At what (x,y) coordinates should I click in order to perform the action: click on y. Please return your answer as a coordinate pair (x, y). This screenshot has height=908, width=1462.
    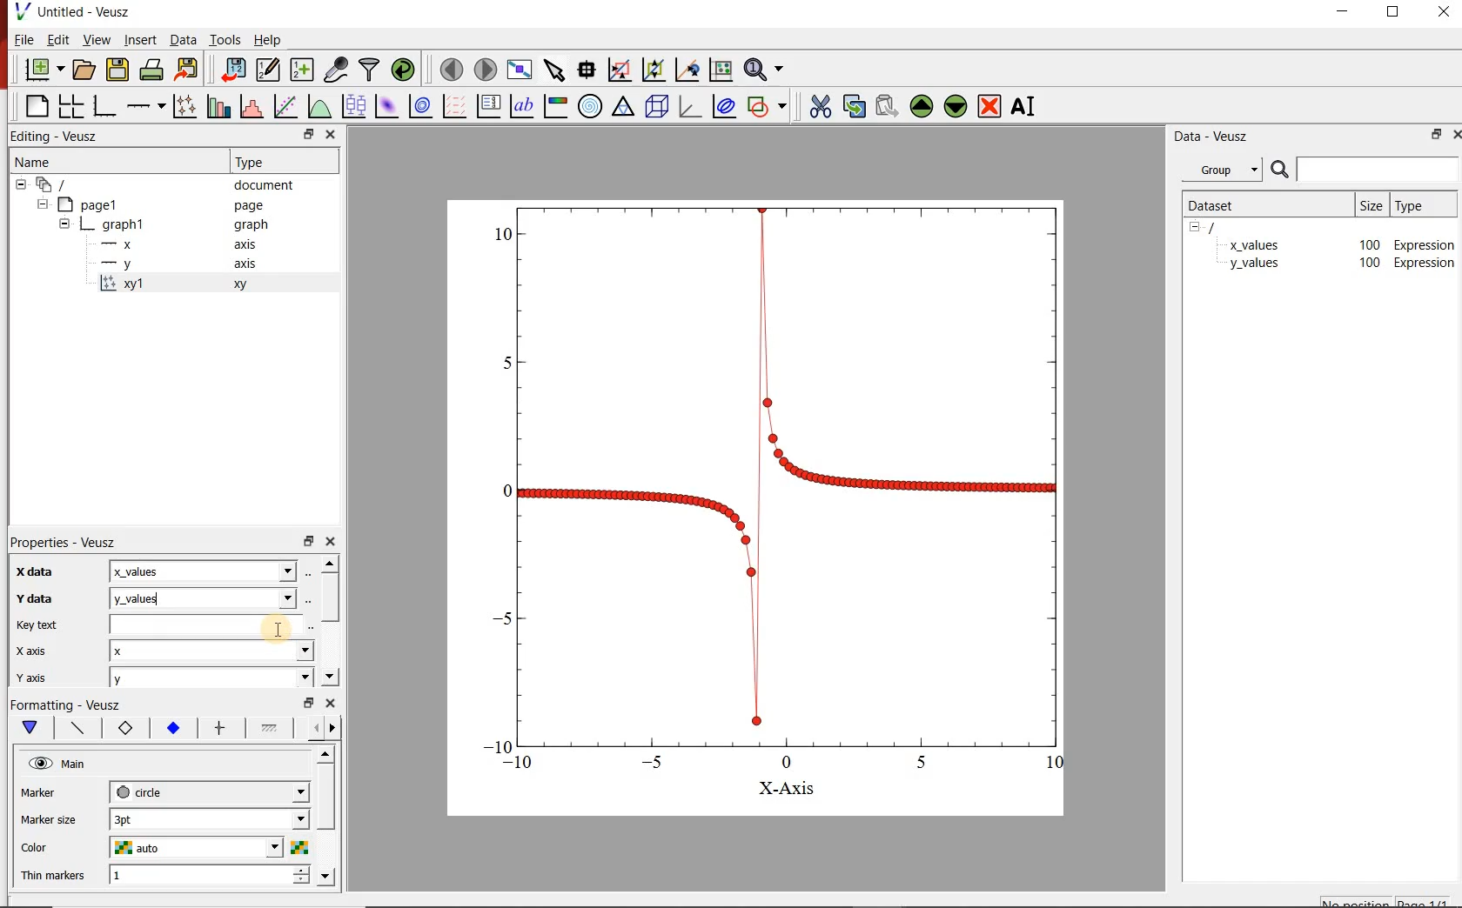
    Looking at the image, I should click on (211, 678).